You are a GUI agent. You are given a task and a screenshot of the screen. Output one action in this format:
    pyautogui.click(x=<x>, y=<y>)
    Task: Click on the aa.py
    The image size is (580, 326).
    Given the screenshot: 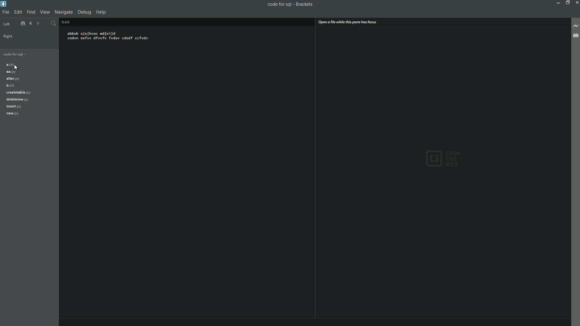 What is the action you would take?
    pyautogui.click(x=11, y=73)
    